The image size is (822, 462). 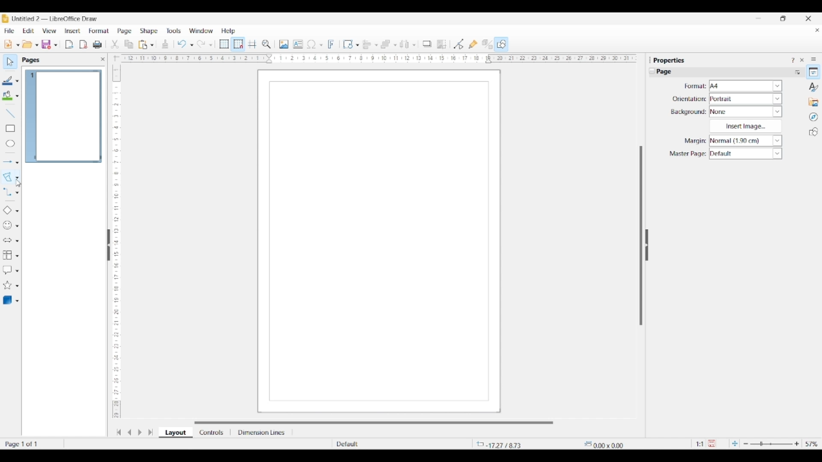 I want to click on Selected block arrow, so click(x=6, y=240).